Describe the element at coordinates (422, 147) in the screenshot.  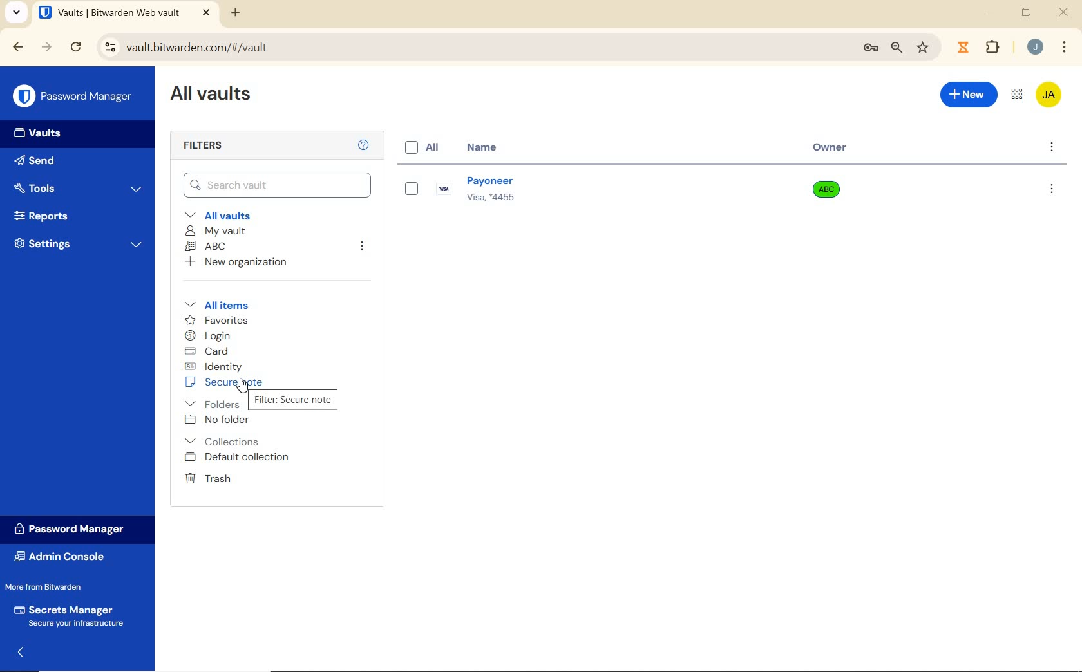
I see `All` at that location.